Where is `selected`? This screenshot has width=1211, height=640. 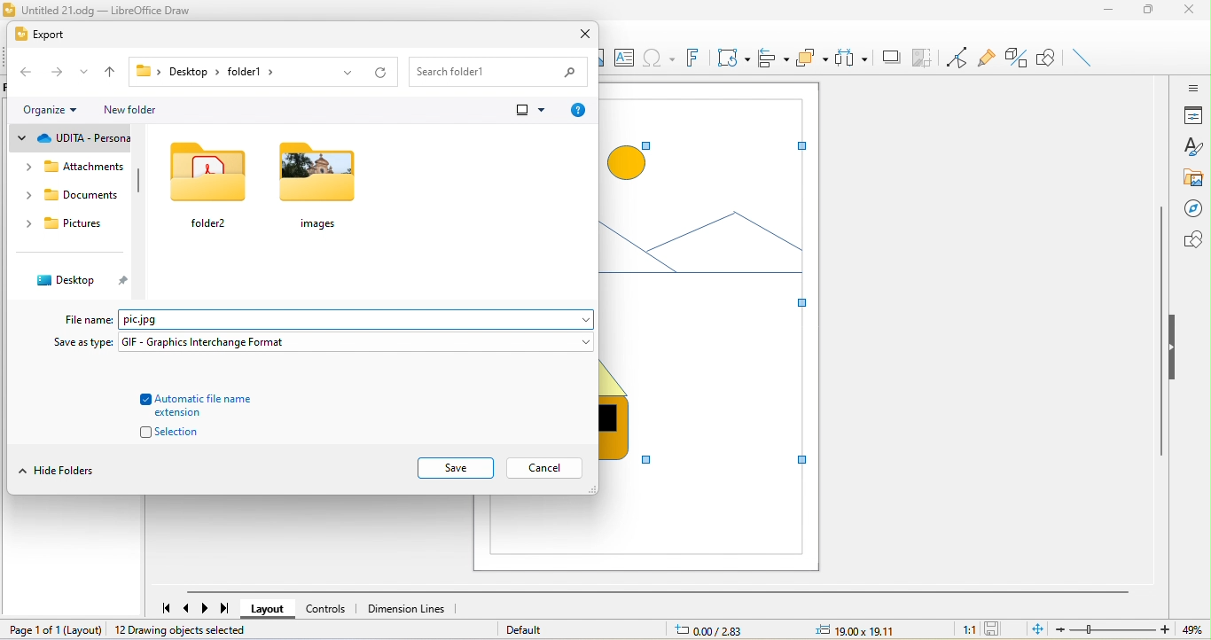
selected is located at coordinates (707, 286).